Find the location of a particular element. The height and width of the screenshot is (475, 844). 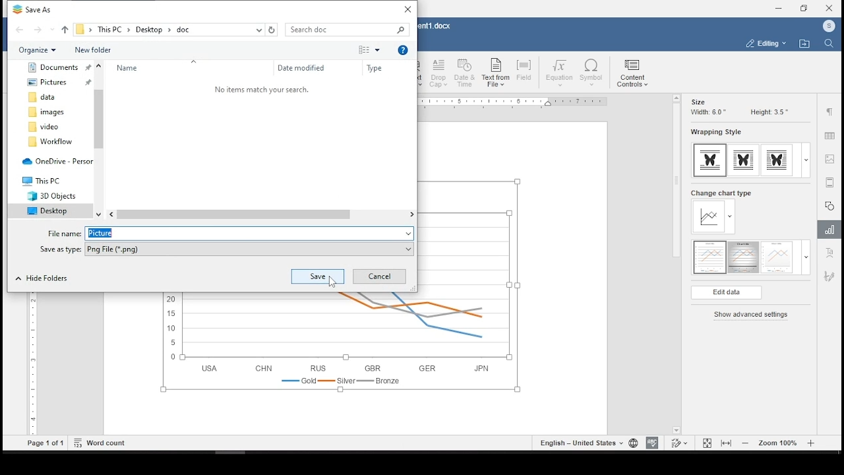

width is located at coordinates (707, 113).